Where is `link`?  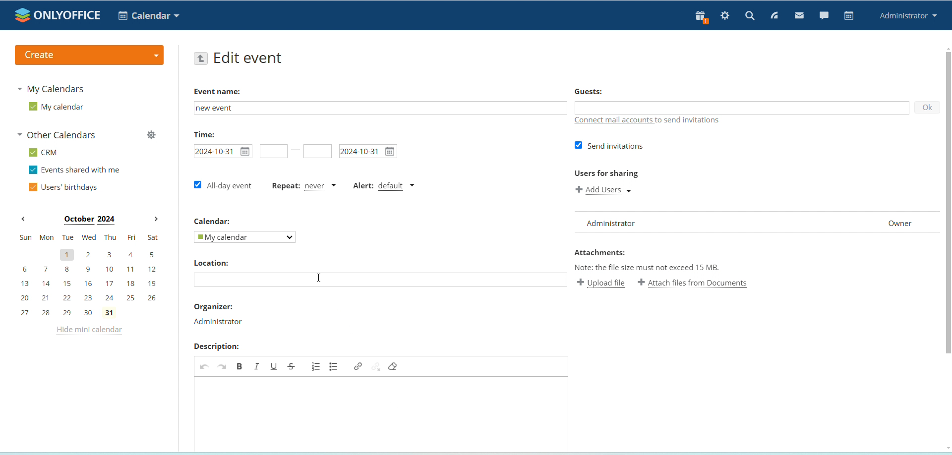
link is located at coordinates (357, 366).